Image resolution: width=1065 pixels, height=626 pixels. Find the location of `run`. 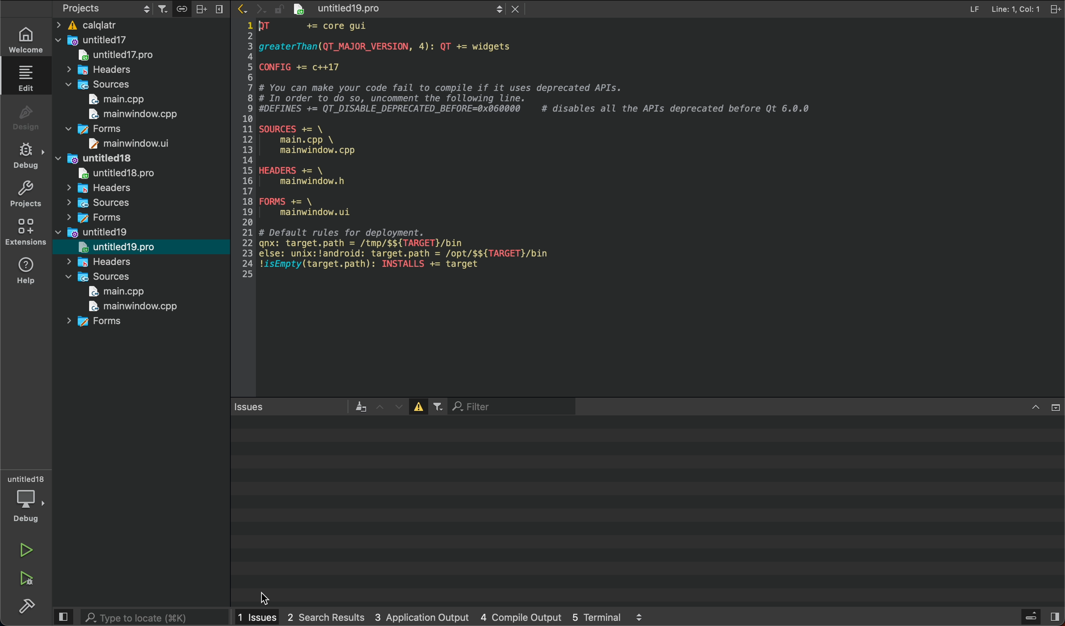

run is located at coordinates (26, 550).